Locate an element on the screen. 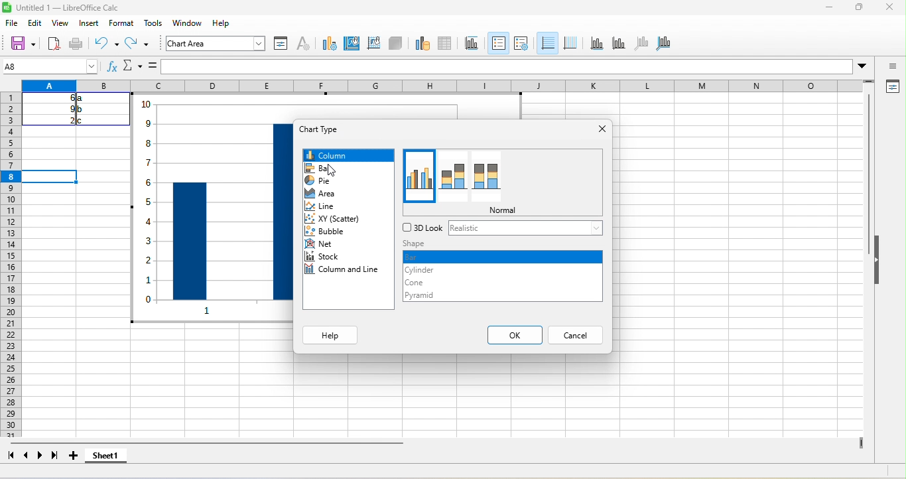 The height and width of the screenshot is (479, 906). name box is located at coordinates (132, 67).